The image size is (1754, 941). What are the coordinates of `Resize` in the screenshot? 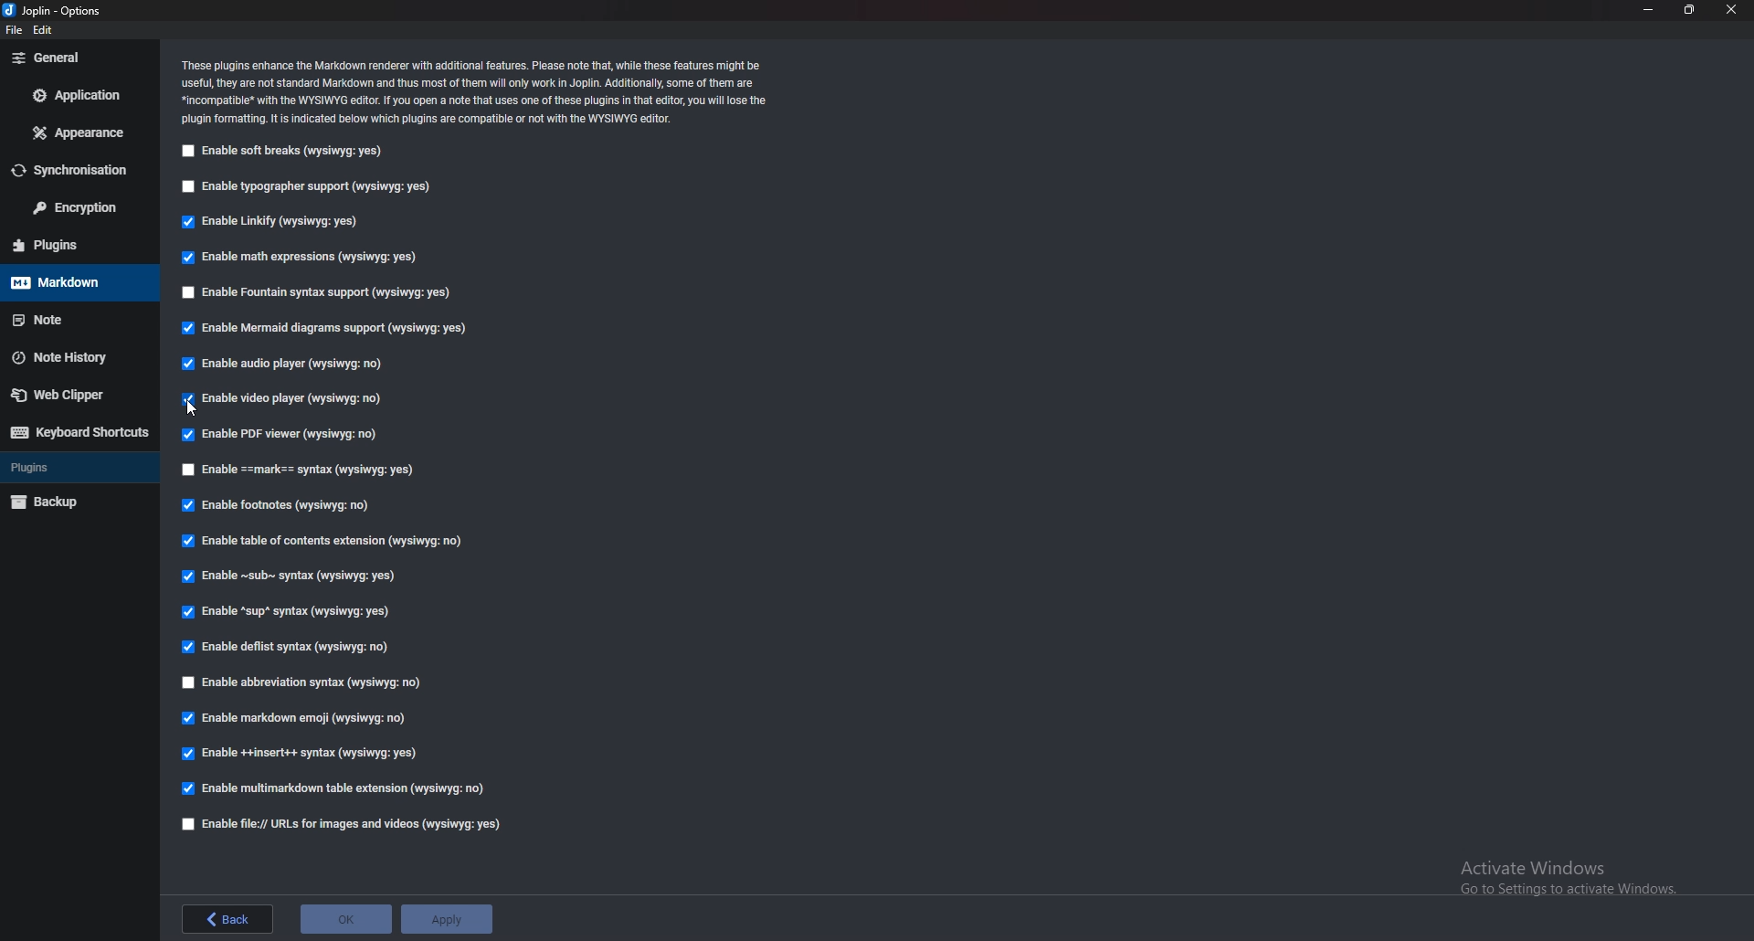 It's located at (1690, 10).